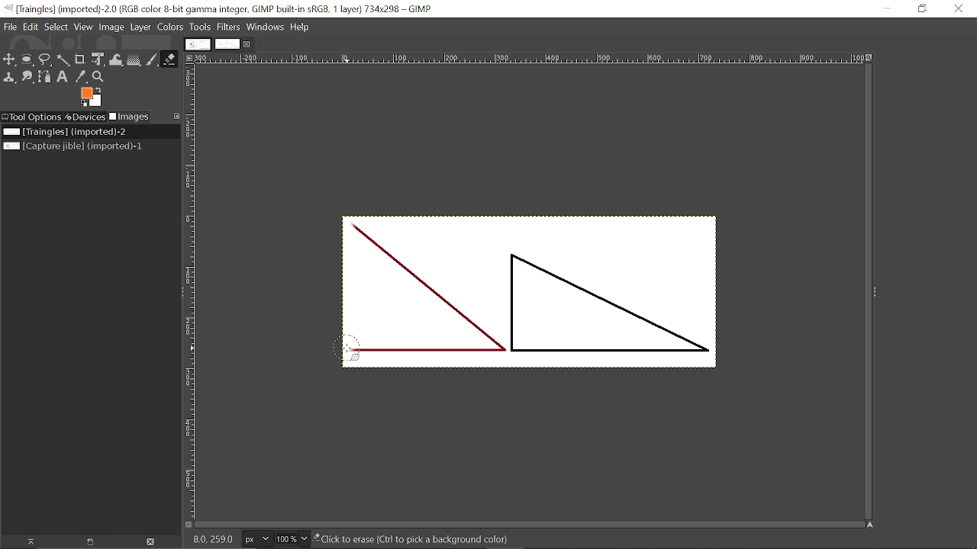  I want to click on Devices, so click(85, 117).